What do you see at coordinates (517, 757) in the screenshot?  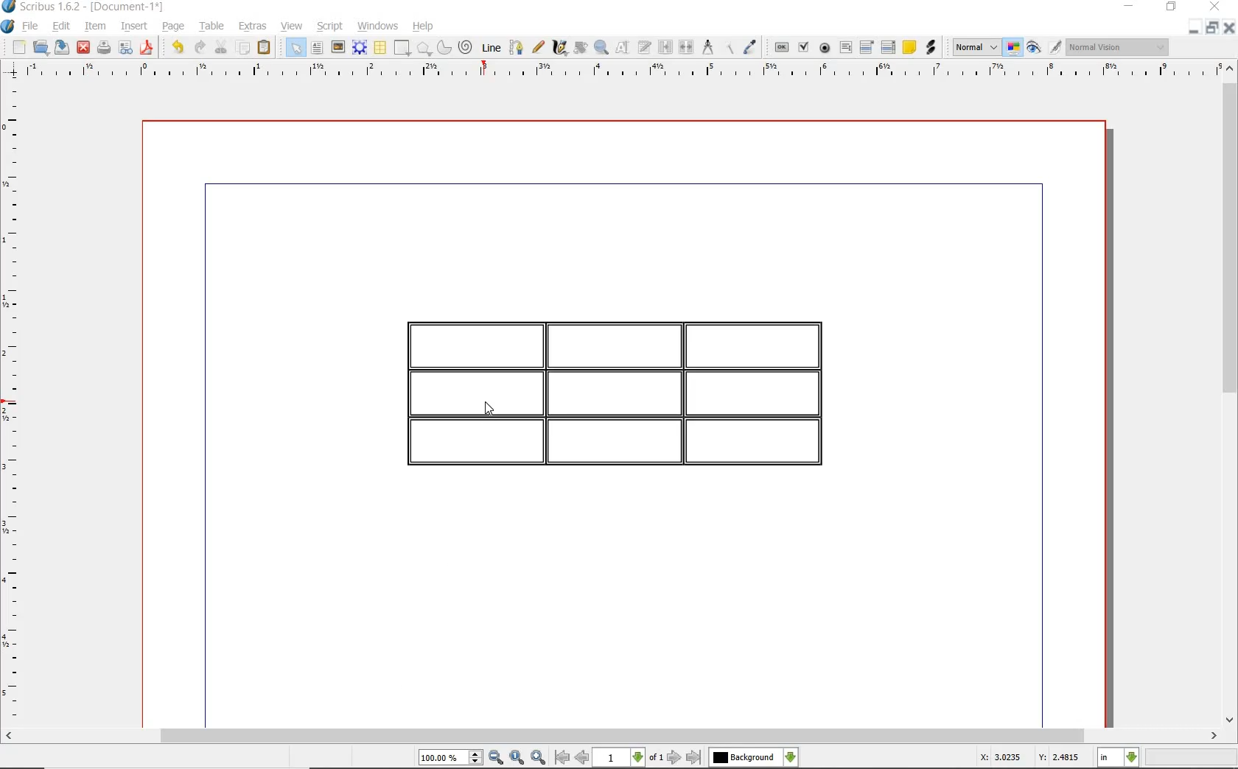 I see `zoom to` at bounding box center [517, 757].